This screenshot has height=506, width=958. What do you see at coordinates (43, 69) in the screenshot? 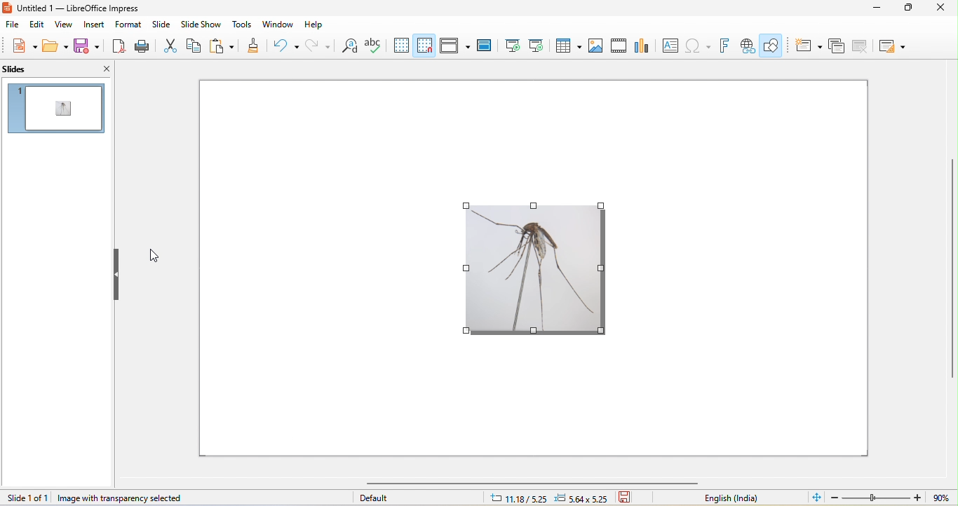
I see `slides` at bounding box center [43, 69].